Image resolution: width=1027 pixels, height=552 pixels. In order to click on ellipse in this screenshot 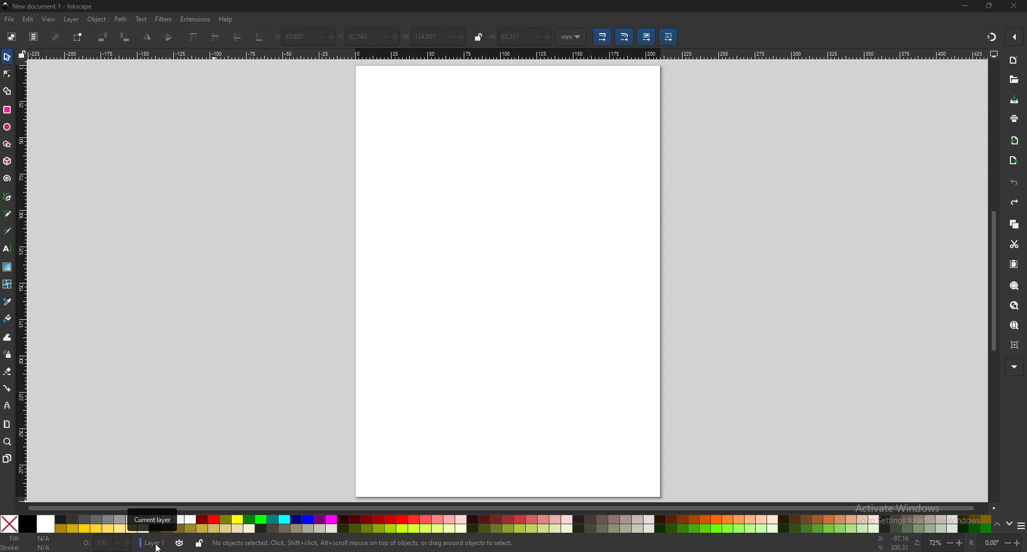, I will do `click(7, 127)`.